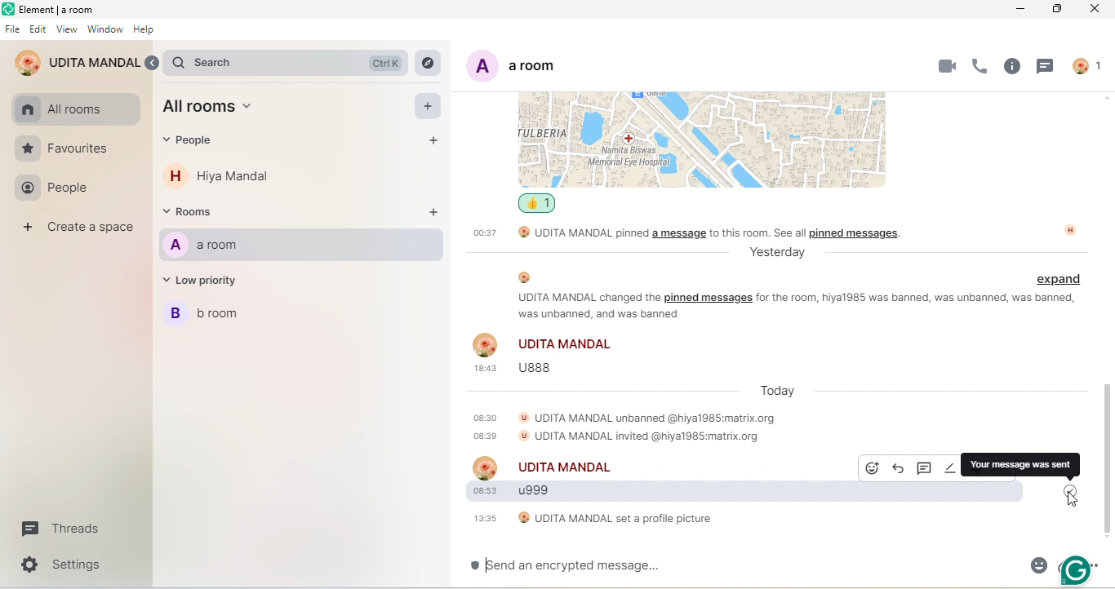  Describe the element at coordinates (220, 108) in the screenshot. I see `All rooms ` at that location.